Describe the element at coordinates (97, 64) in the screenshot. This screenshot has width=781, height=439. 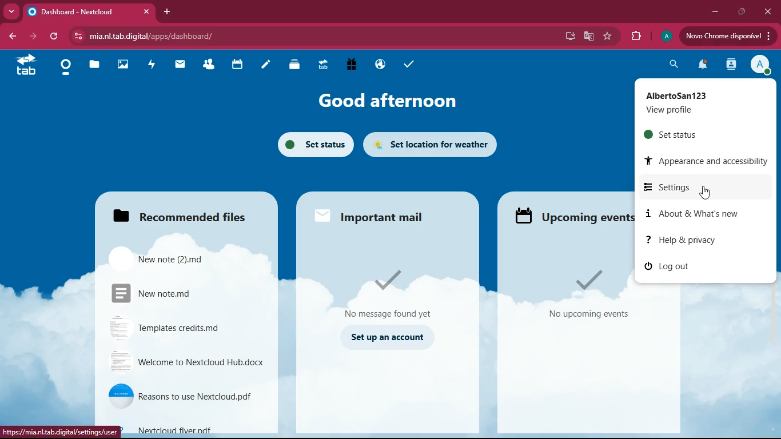
I see `files` at that location.